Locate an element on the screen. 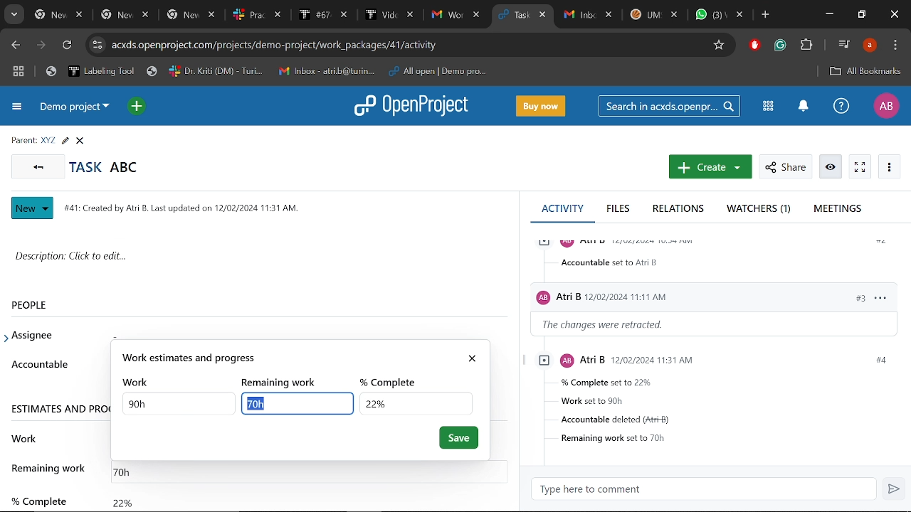 The image size is (911, 512). close is located at coordinates (475, 356).